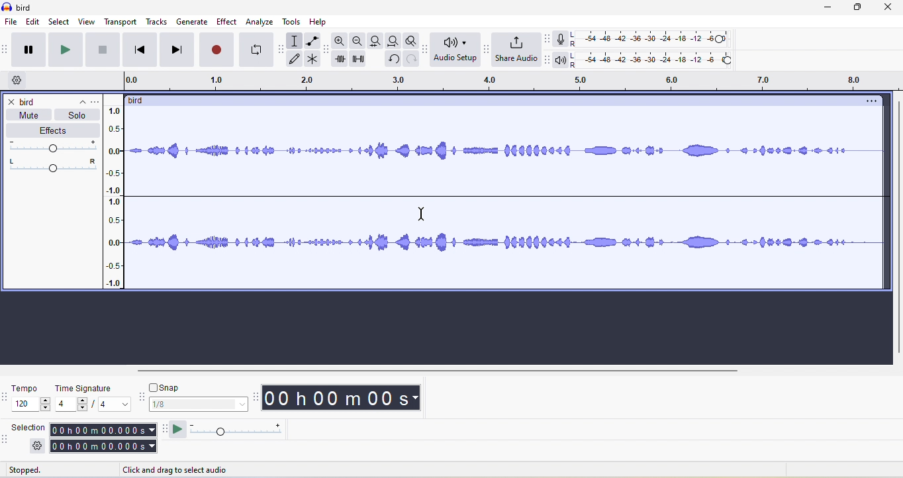 This screenshot has height=478, width=903. Describe the element at coordinates (341, 42) in the screenshot. I see `zoom in` at that location.